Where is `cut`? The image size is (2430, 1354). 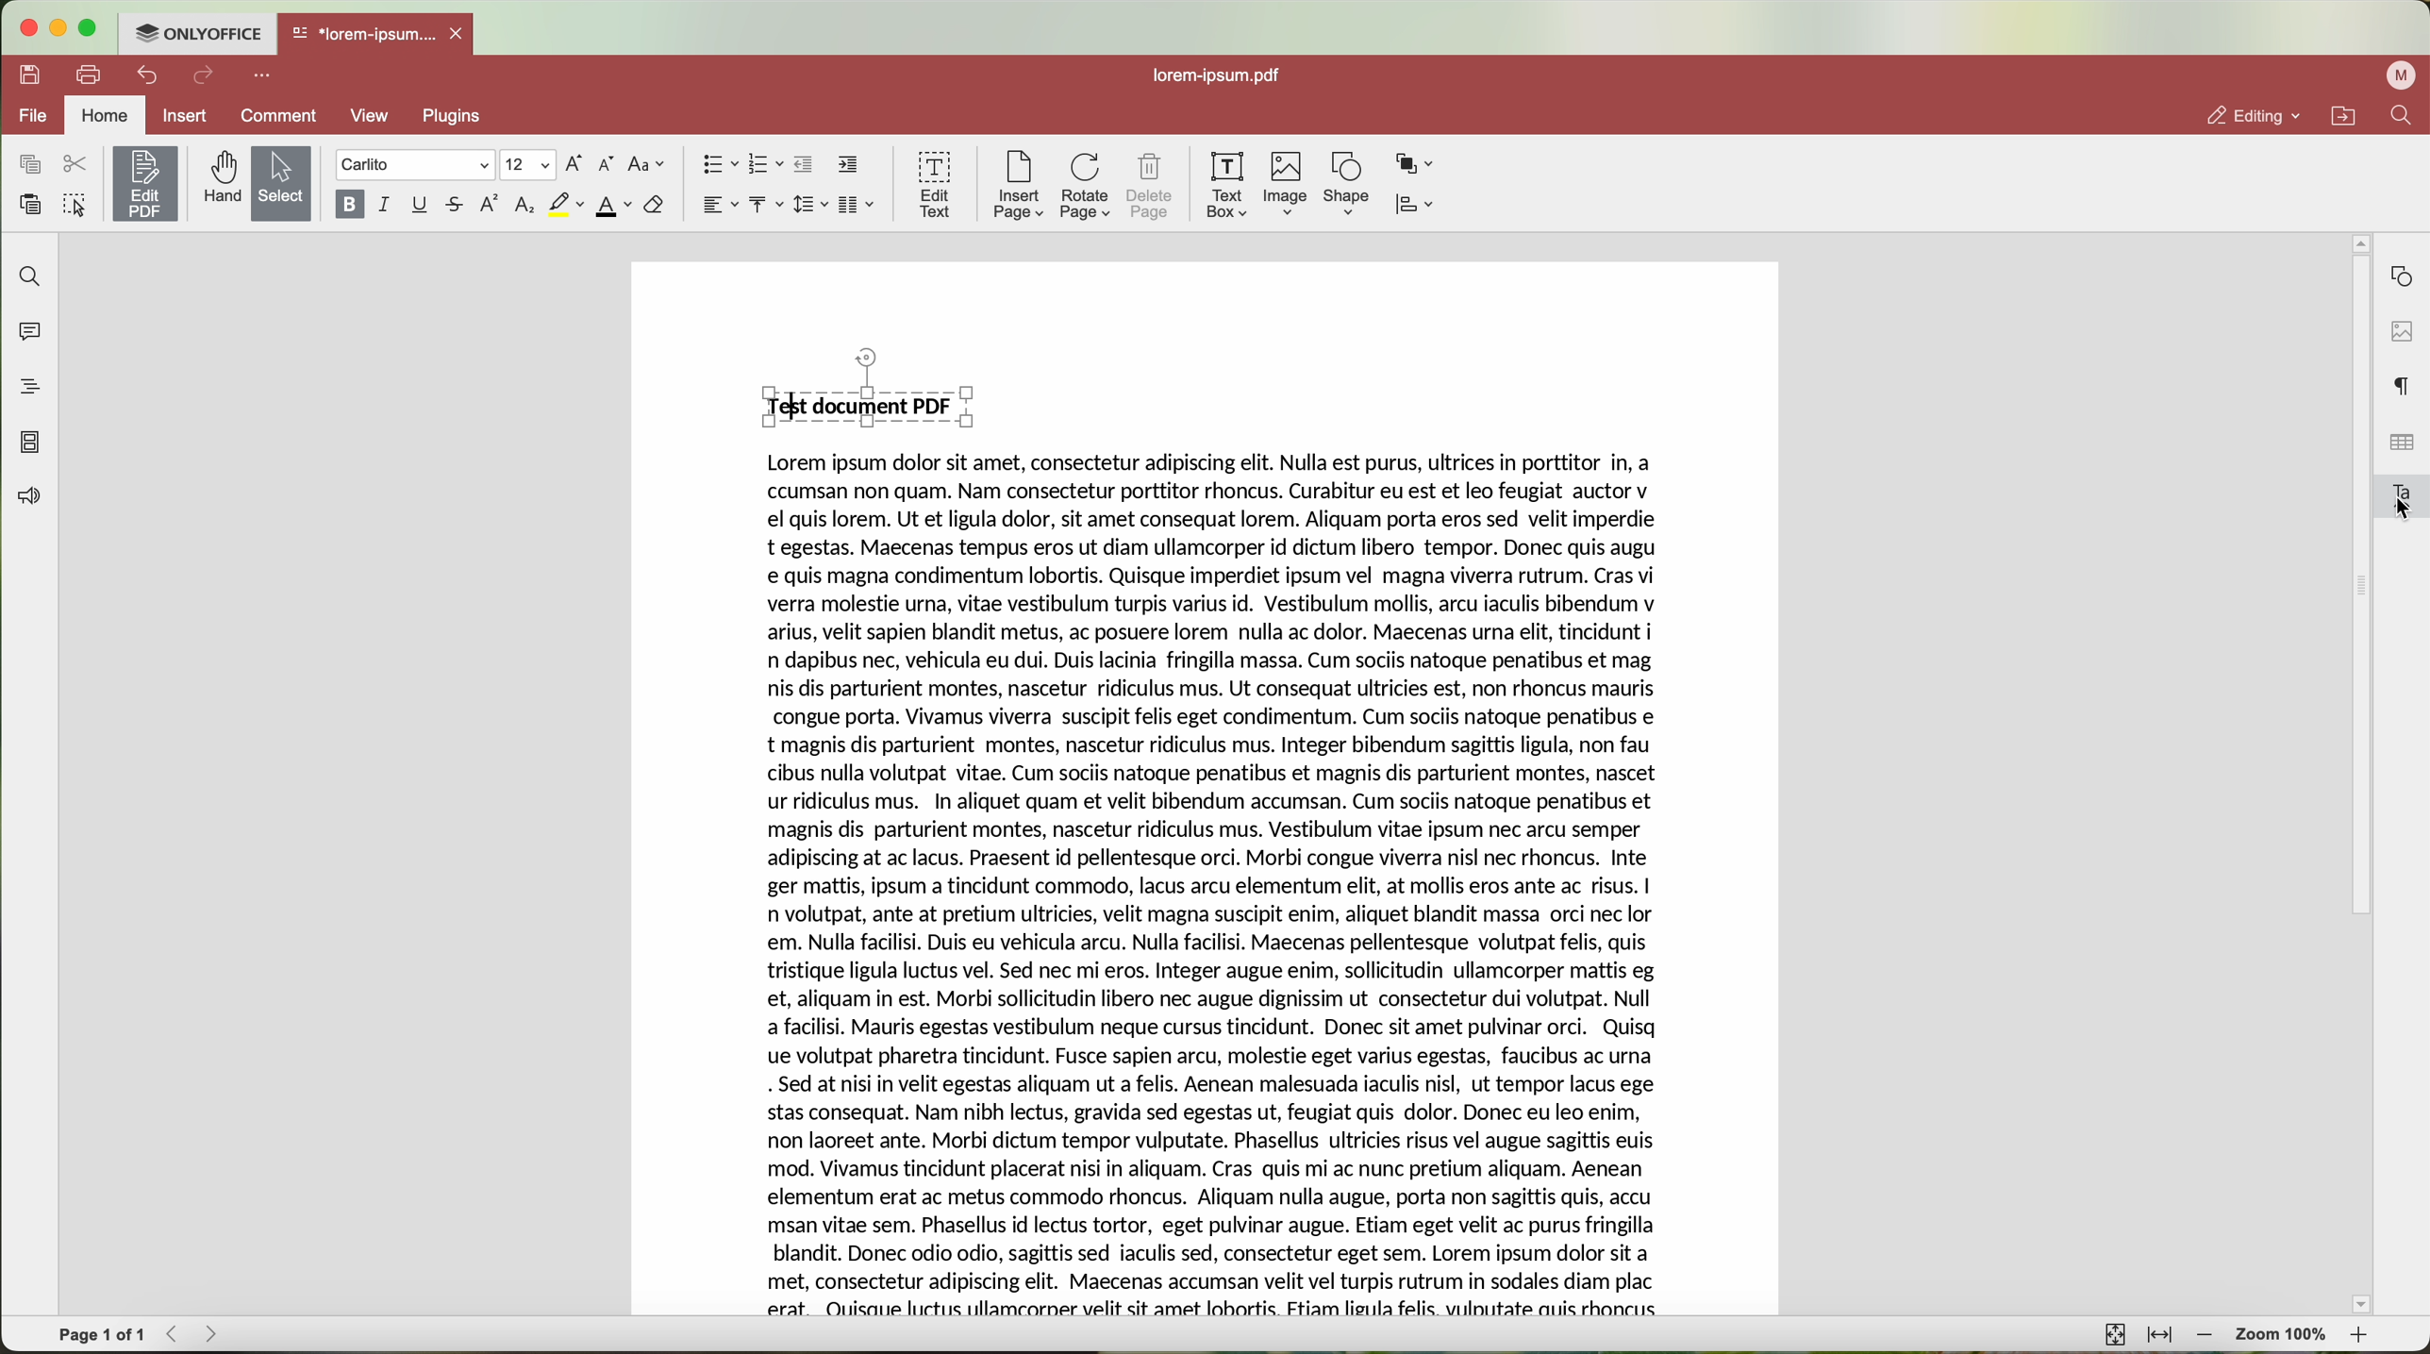
cut is located at coordinates (73, 162).